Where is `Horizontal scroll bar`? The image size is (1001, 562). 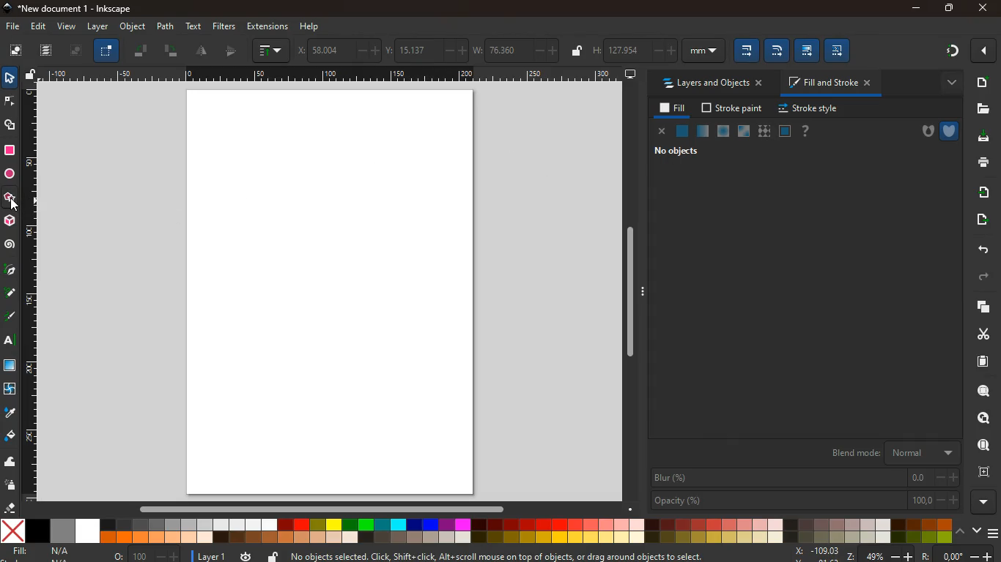 Horizontal scroll bar is located at coordinates (330, 512).